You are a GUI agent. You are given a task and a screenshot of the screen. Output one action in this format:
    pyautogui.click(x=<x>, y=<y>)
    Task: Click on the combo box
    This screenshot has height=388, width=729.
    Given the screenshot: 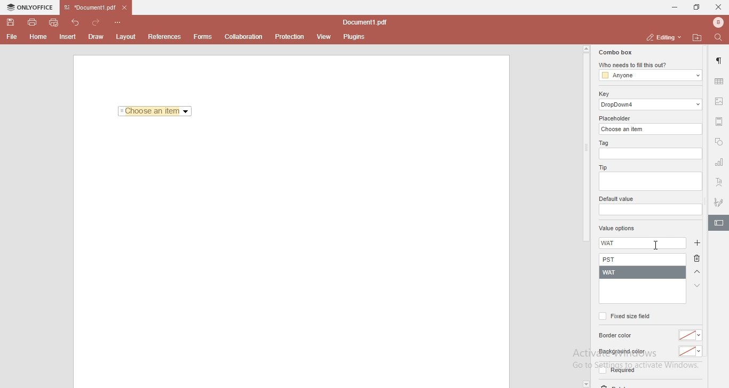 What is the action you would take?
    pyautogui.click(x=614, y=52)
    